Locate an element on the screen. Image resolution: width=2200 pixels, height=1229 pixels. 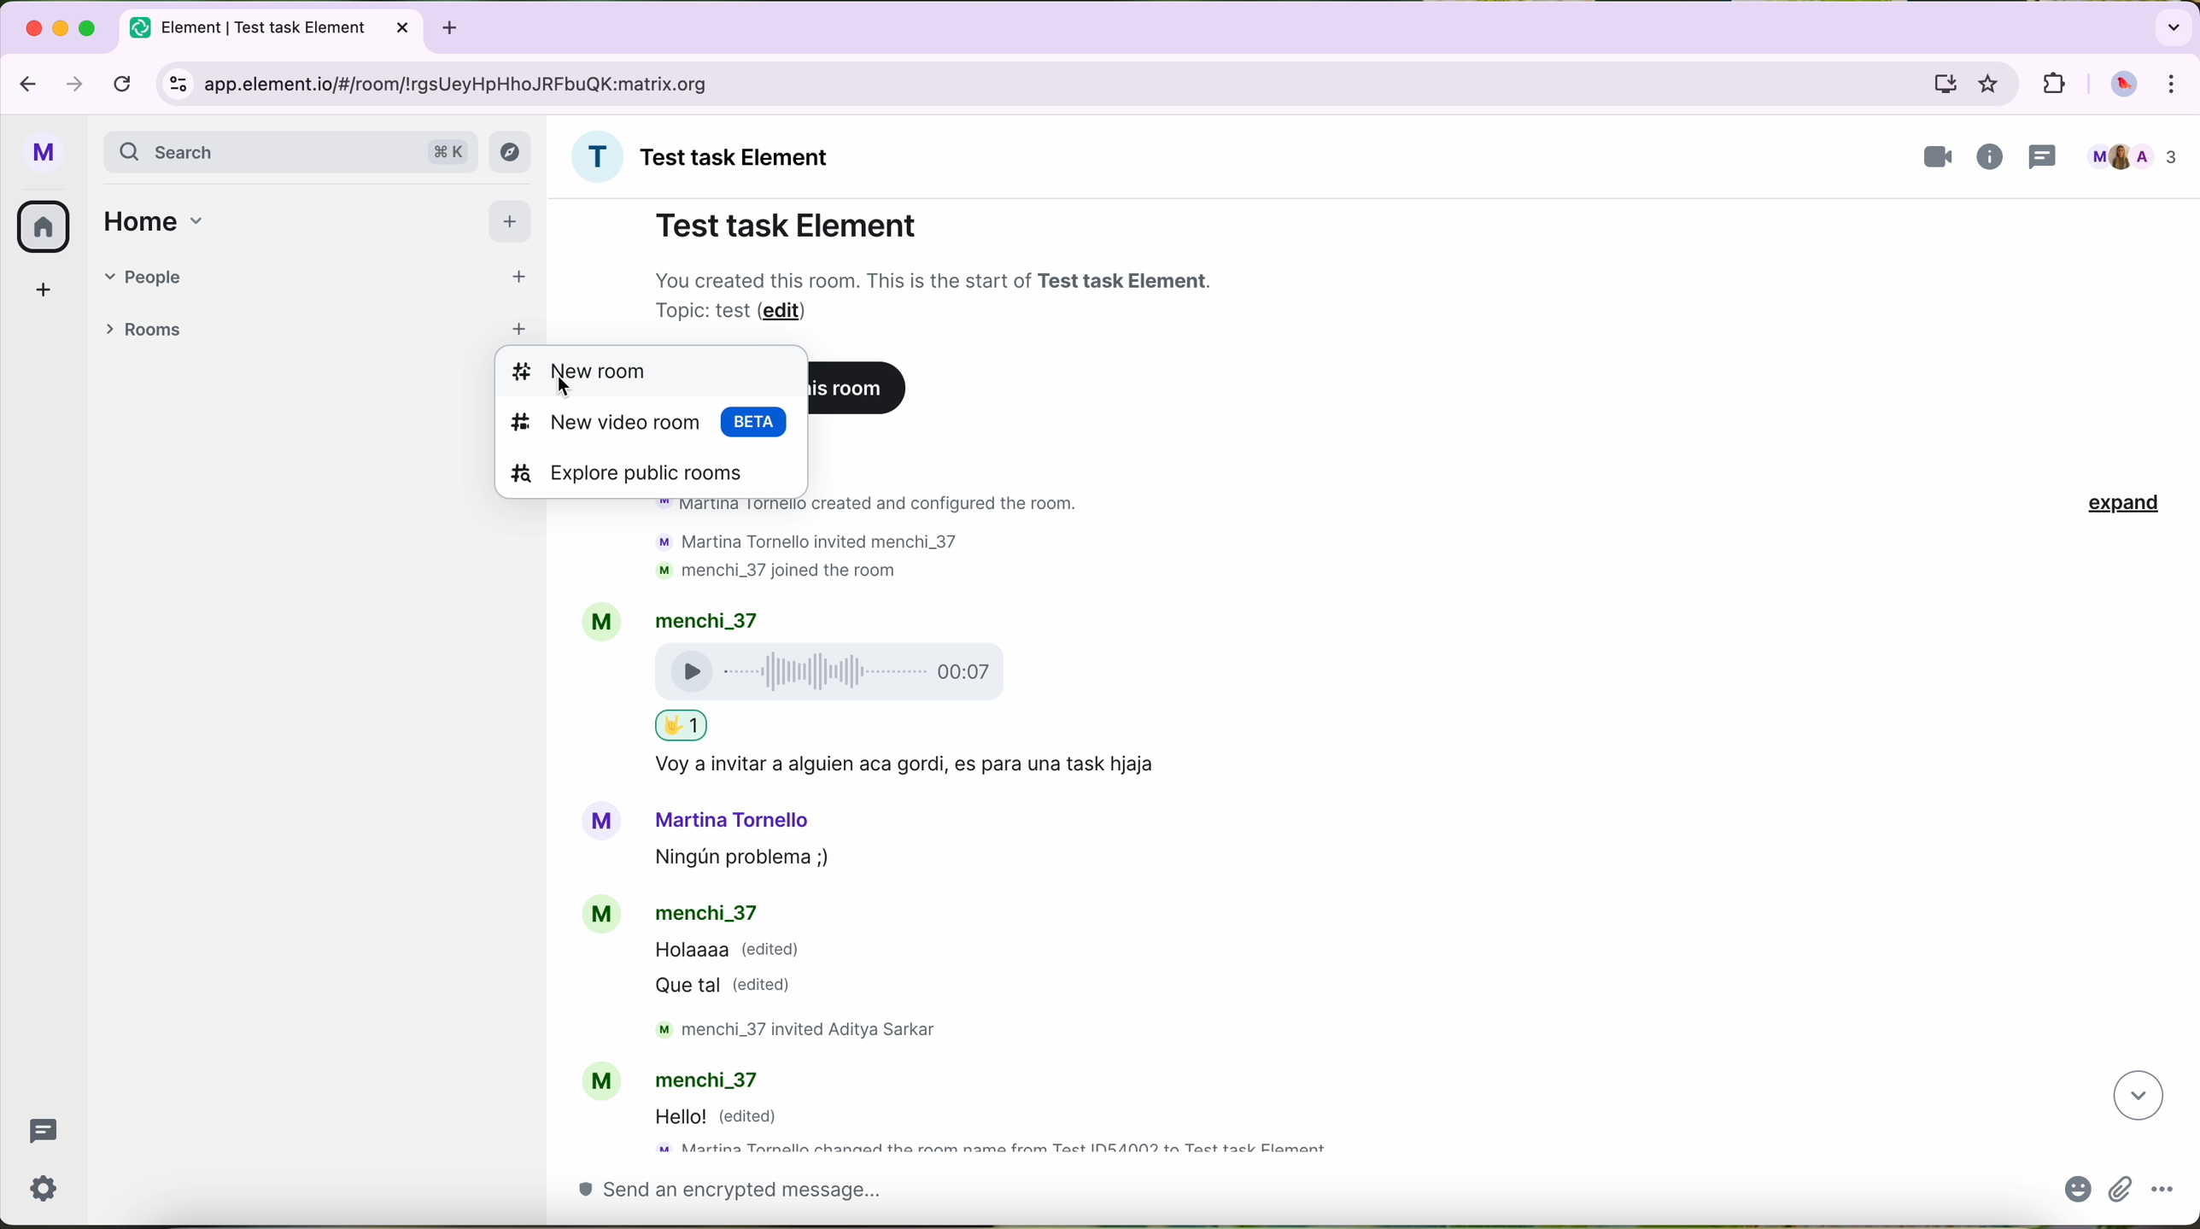
extensions is located at coordinates (2051, 82).